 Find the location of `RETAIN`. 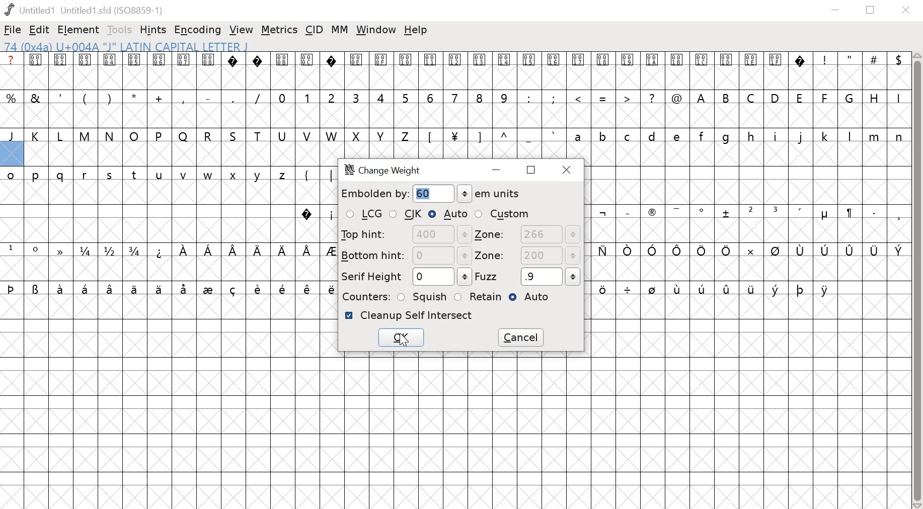

RETAIN is located at coordinates (478, 297).